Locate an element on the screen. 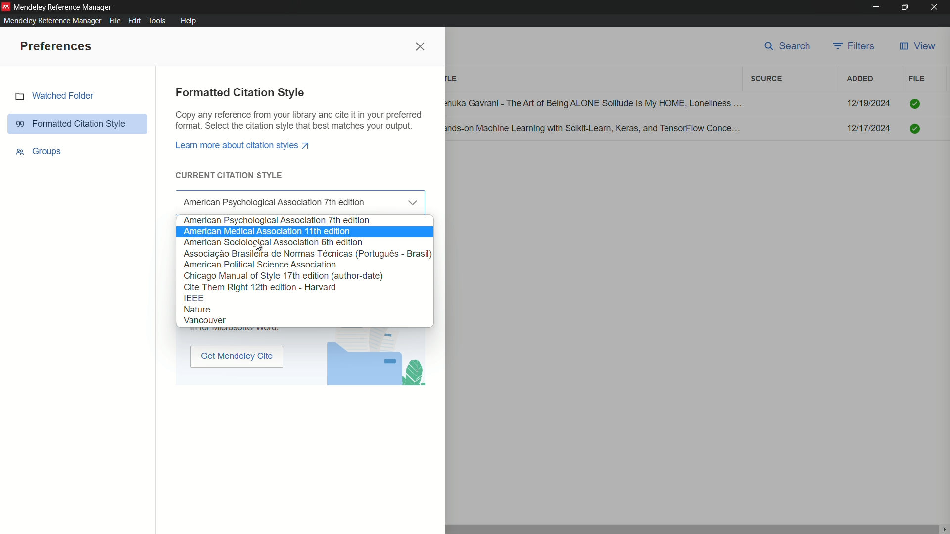  Checked is located at coordinates (915, 127).